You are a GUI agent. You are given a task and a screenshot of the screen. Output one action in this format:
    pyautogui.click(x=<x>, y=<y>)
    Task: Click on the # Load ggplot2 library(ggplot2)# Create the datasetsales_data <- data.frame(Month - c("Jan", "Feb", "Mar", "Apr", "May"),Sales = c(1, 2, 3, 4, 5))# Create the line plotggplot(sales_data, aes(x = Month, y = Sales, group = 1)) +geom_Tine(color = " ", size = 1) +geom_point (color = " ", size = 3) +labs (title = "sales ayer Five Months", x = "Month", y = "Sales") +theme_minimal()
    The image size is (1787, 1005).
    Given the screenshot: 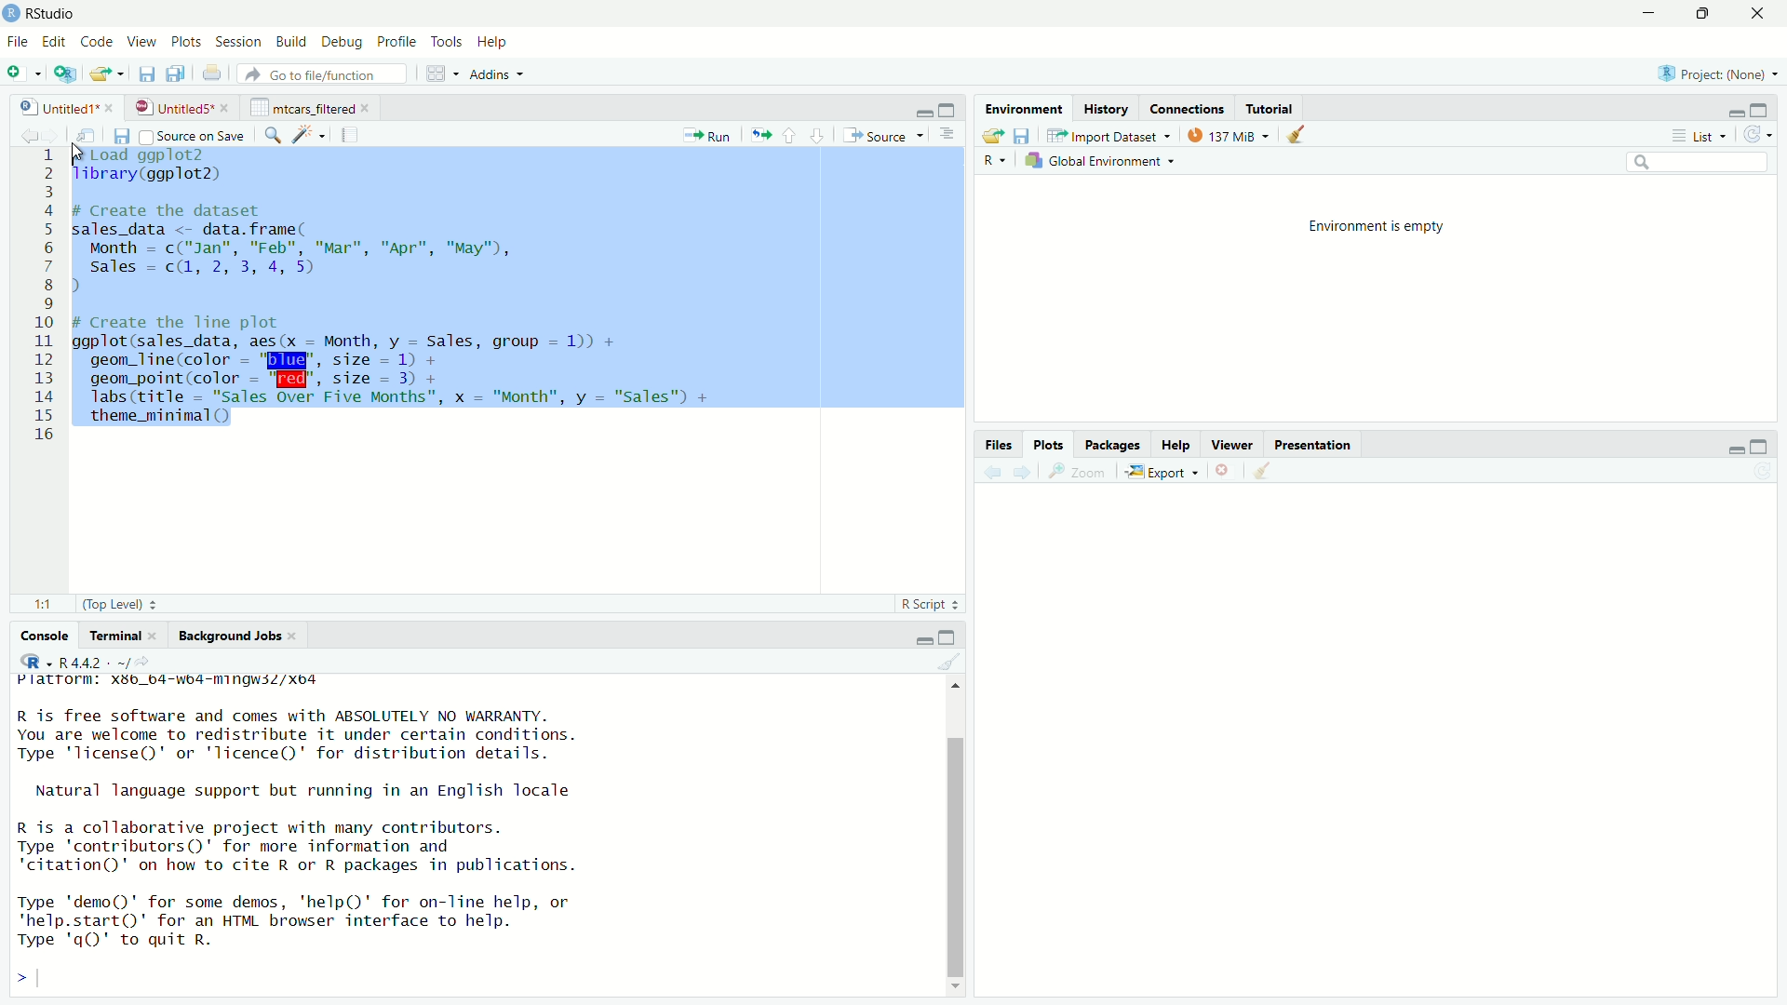 What is the action you would take?
    pyautogui.click(x=401, y=293)
    